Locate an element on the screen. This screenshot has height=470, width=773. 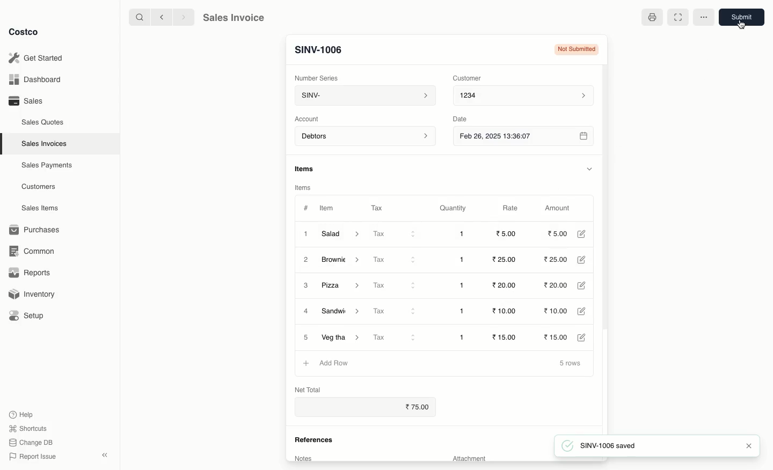
Tax is located at coordinates (395, 286).